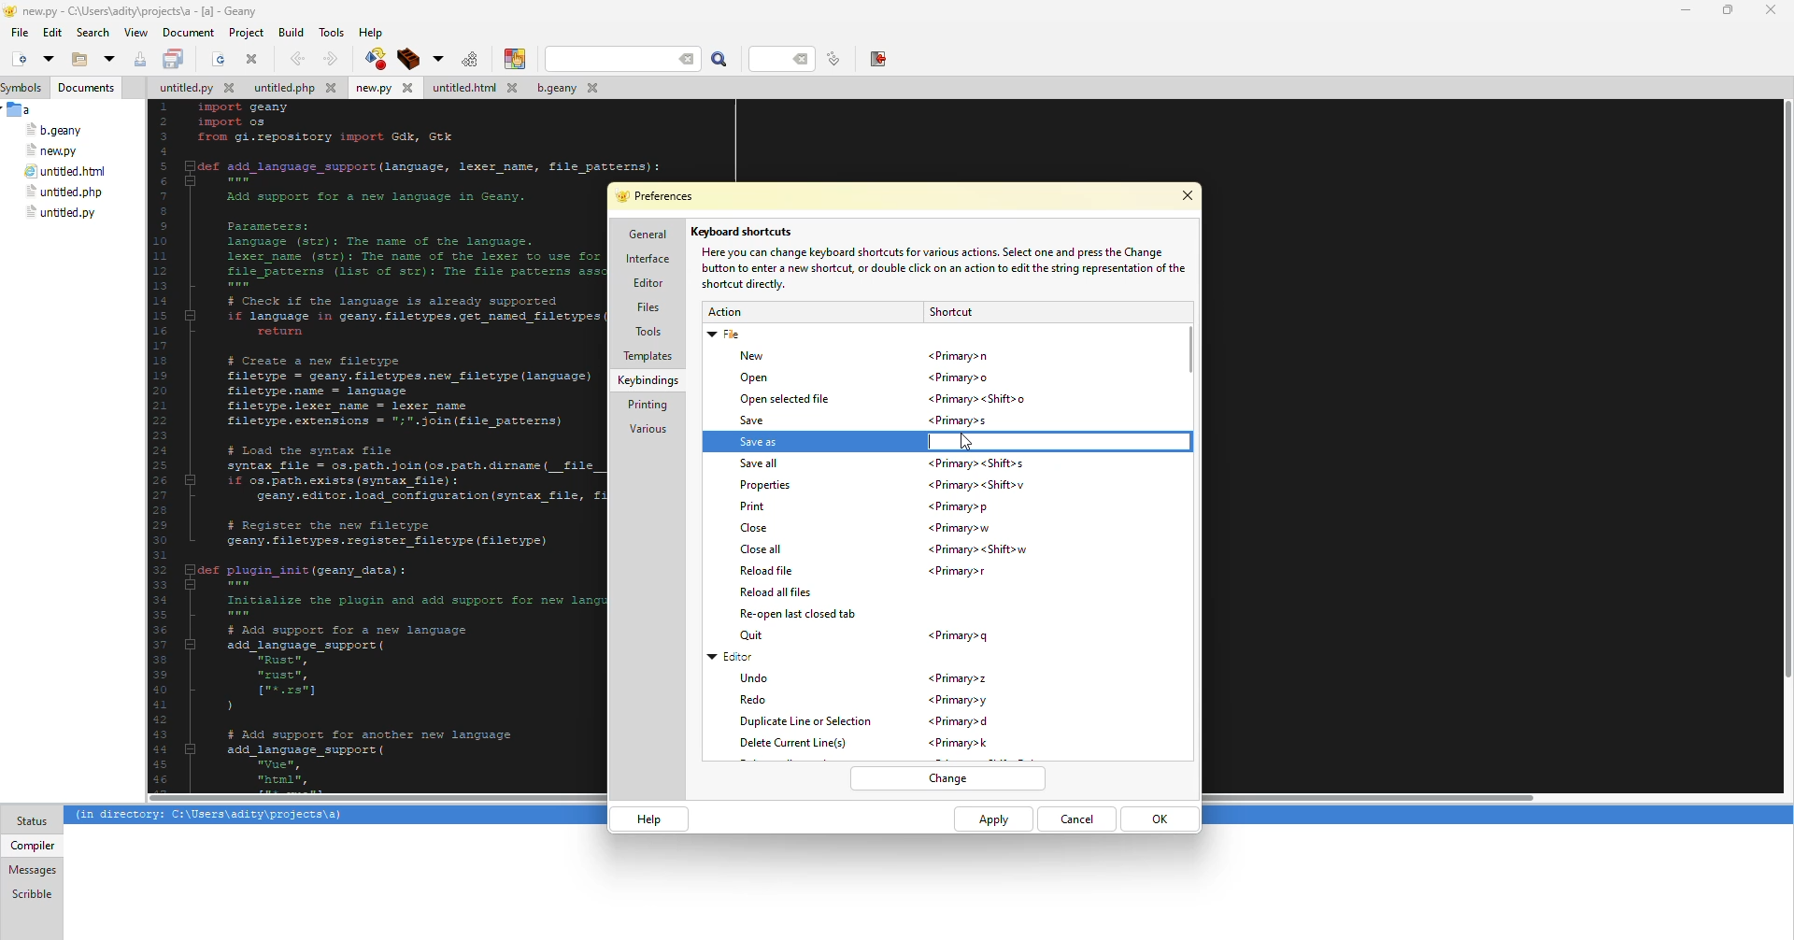  I want to click on status, so click(32, 821).